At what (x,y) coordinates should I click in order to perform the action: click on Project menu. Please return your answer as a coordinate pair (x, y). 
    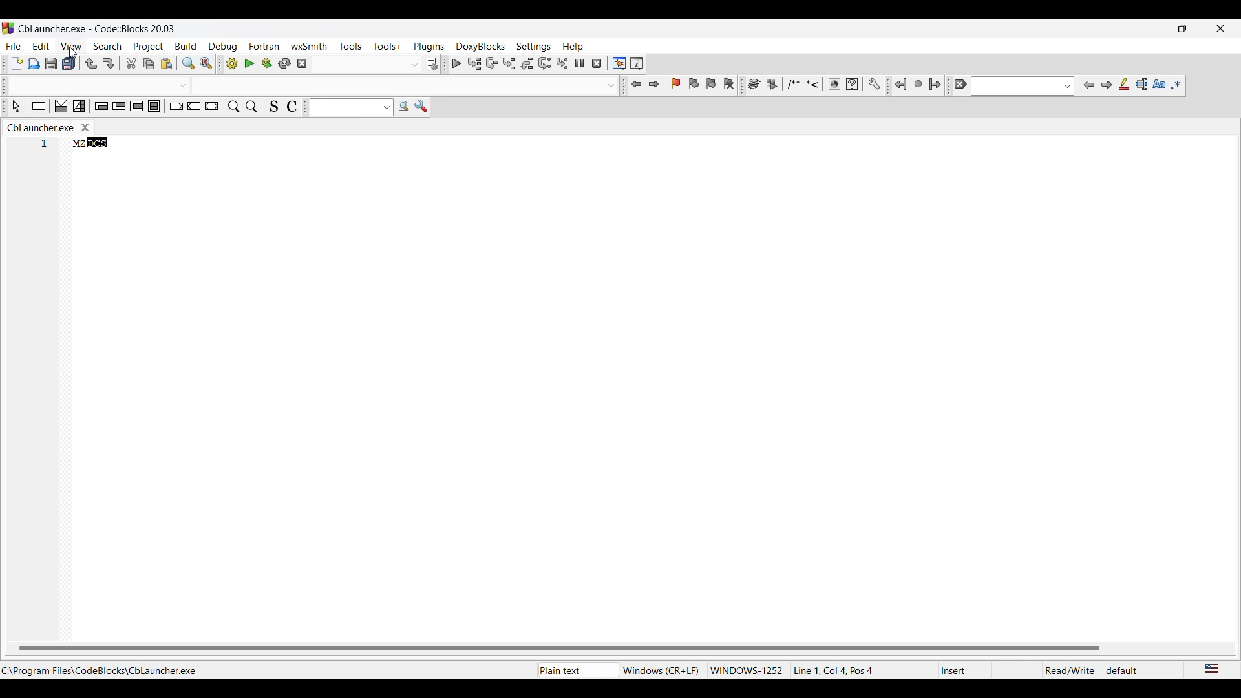
    Looking at the image, I should click on (149, 47).